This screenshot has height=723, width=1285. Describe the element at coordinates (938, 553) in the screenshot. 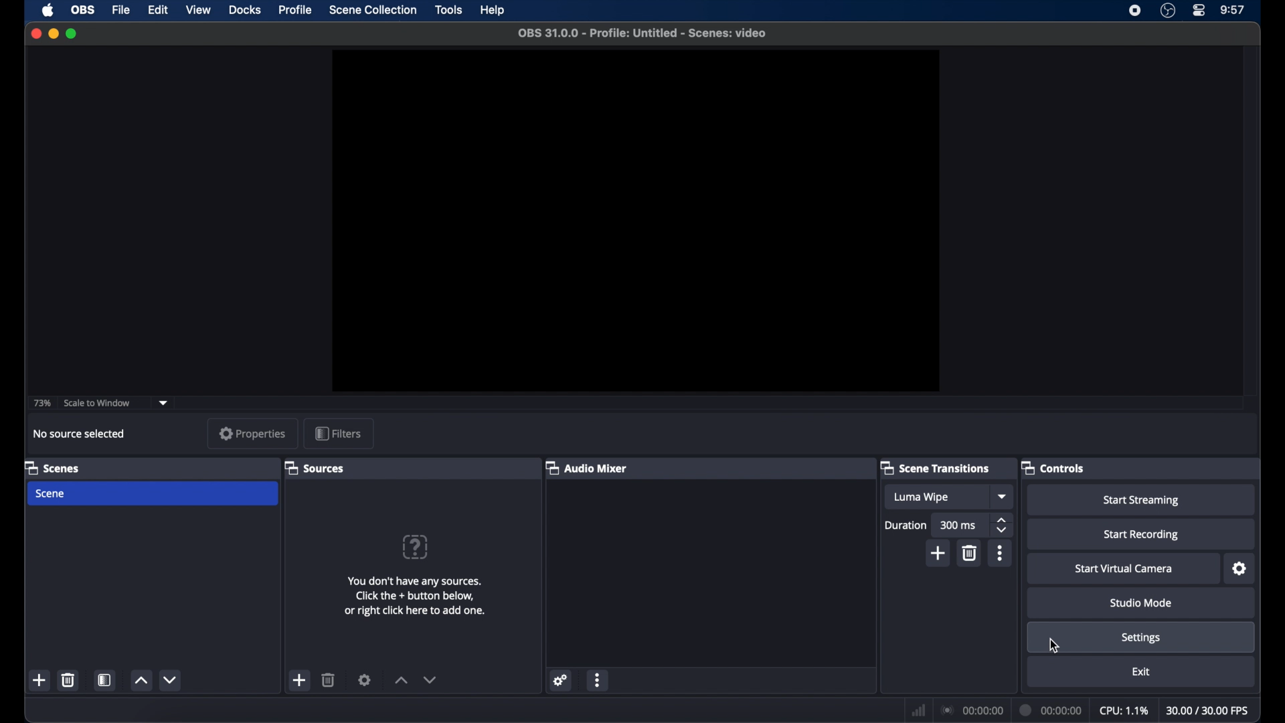

I see `add` at that location.